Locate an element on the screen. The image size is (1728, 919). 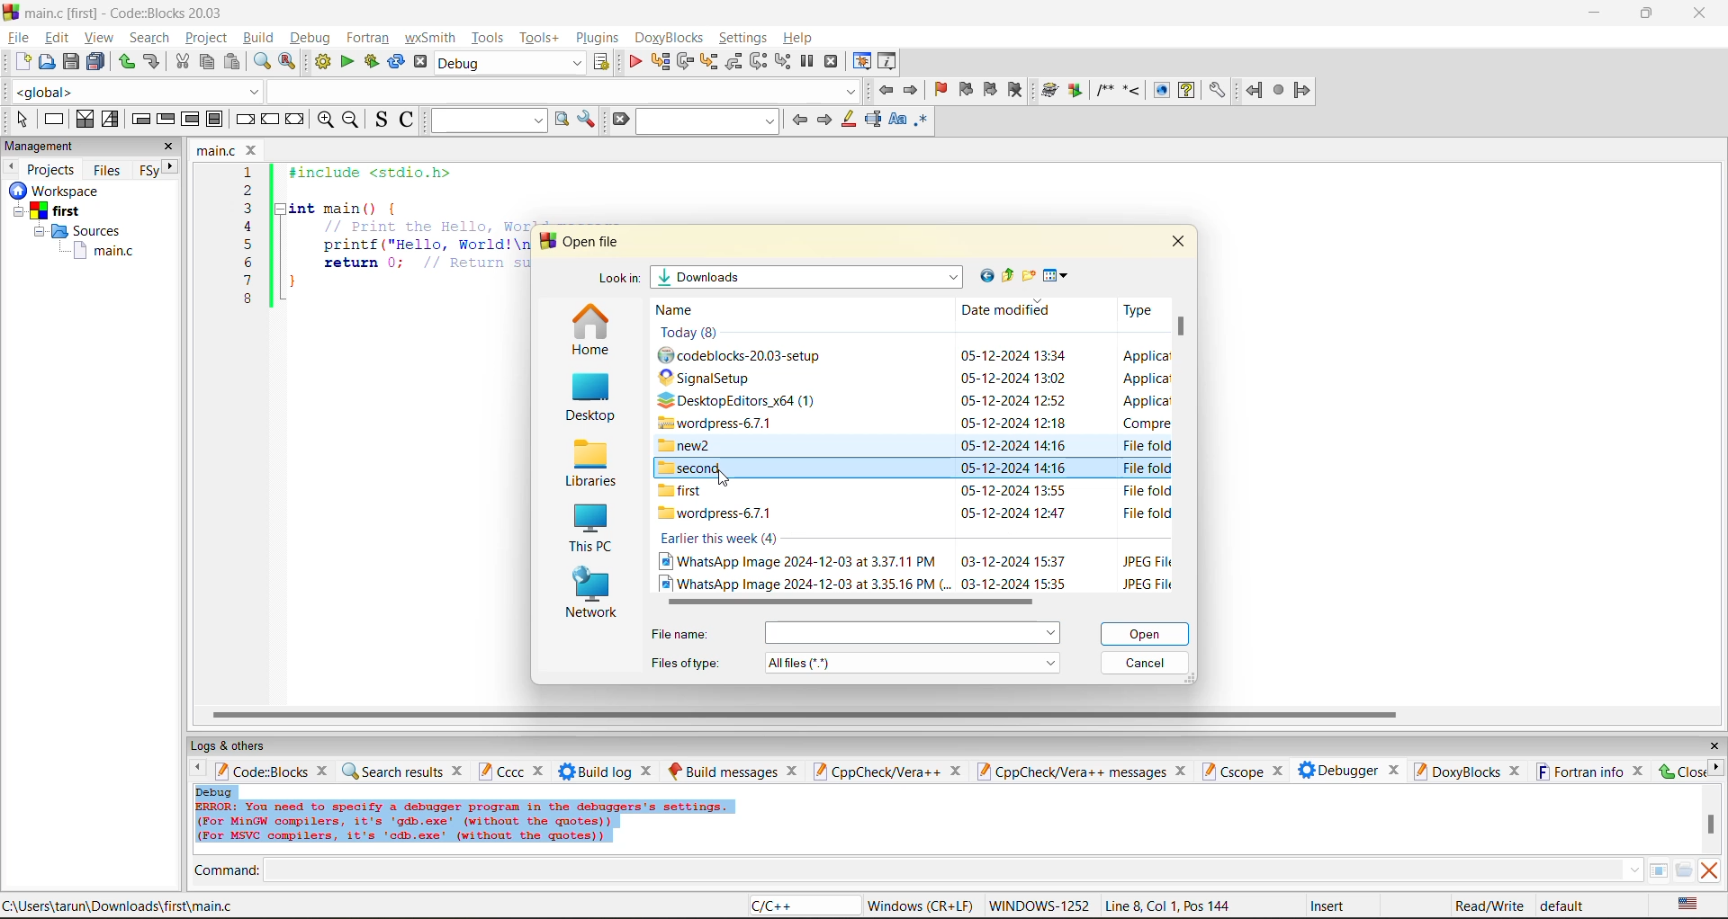
wordpress folder is located at coordinates (724, 423).